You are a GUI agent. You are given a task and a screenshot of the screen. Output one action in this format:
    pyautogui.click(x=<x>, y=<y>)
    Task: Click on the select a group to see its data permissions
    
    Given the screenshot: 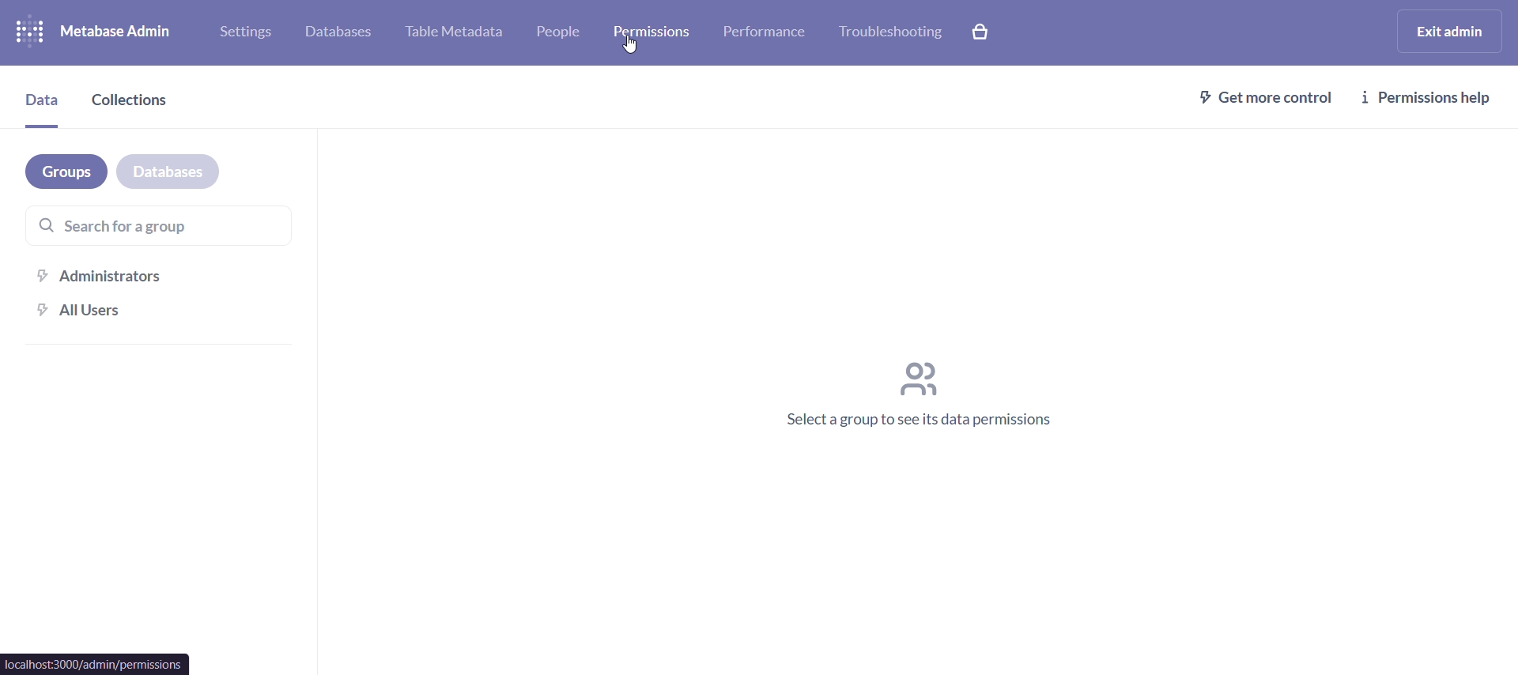 What is the action you would take?
    pyautogui.click(x=917, y=394)
    